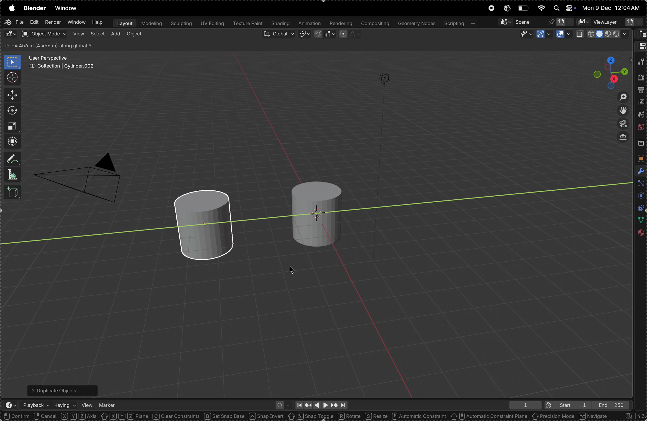 This screenshot has height=421, width=647. What do you see at coordinates (177, 416) in the screenshot?
I see `clear constraints` at bounding box center [177, 416].